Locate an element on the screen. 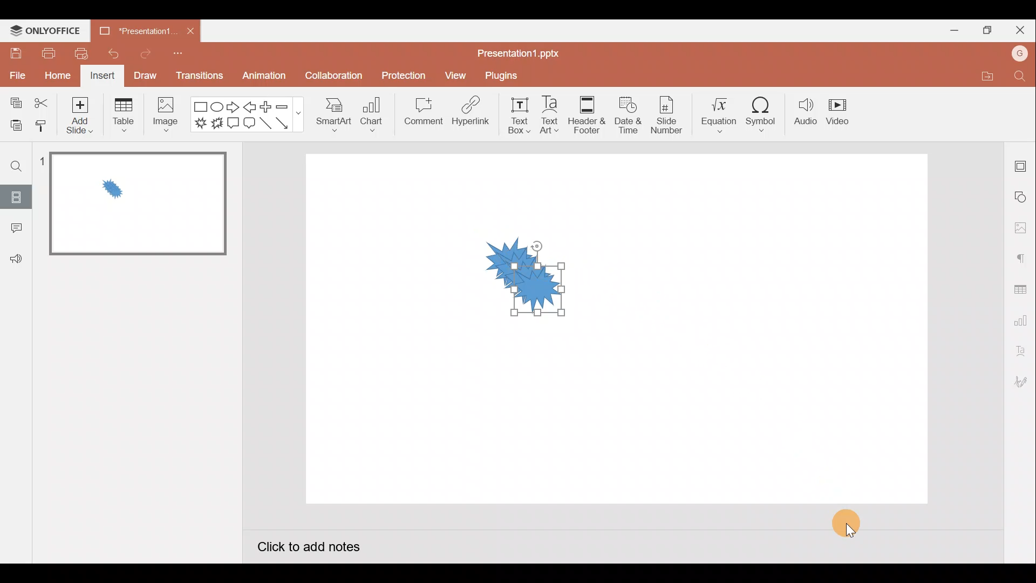 Image resolution: width=1036 pixels, height=583 pixels. Presentation1. is located at coordinates (135, 29).